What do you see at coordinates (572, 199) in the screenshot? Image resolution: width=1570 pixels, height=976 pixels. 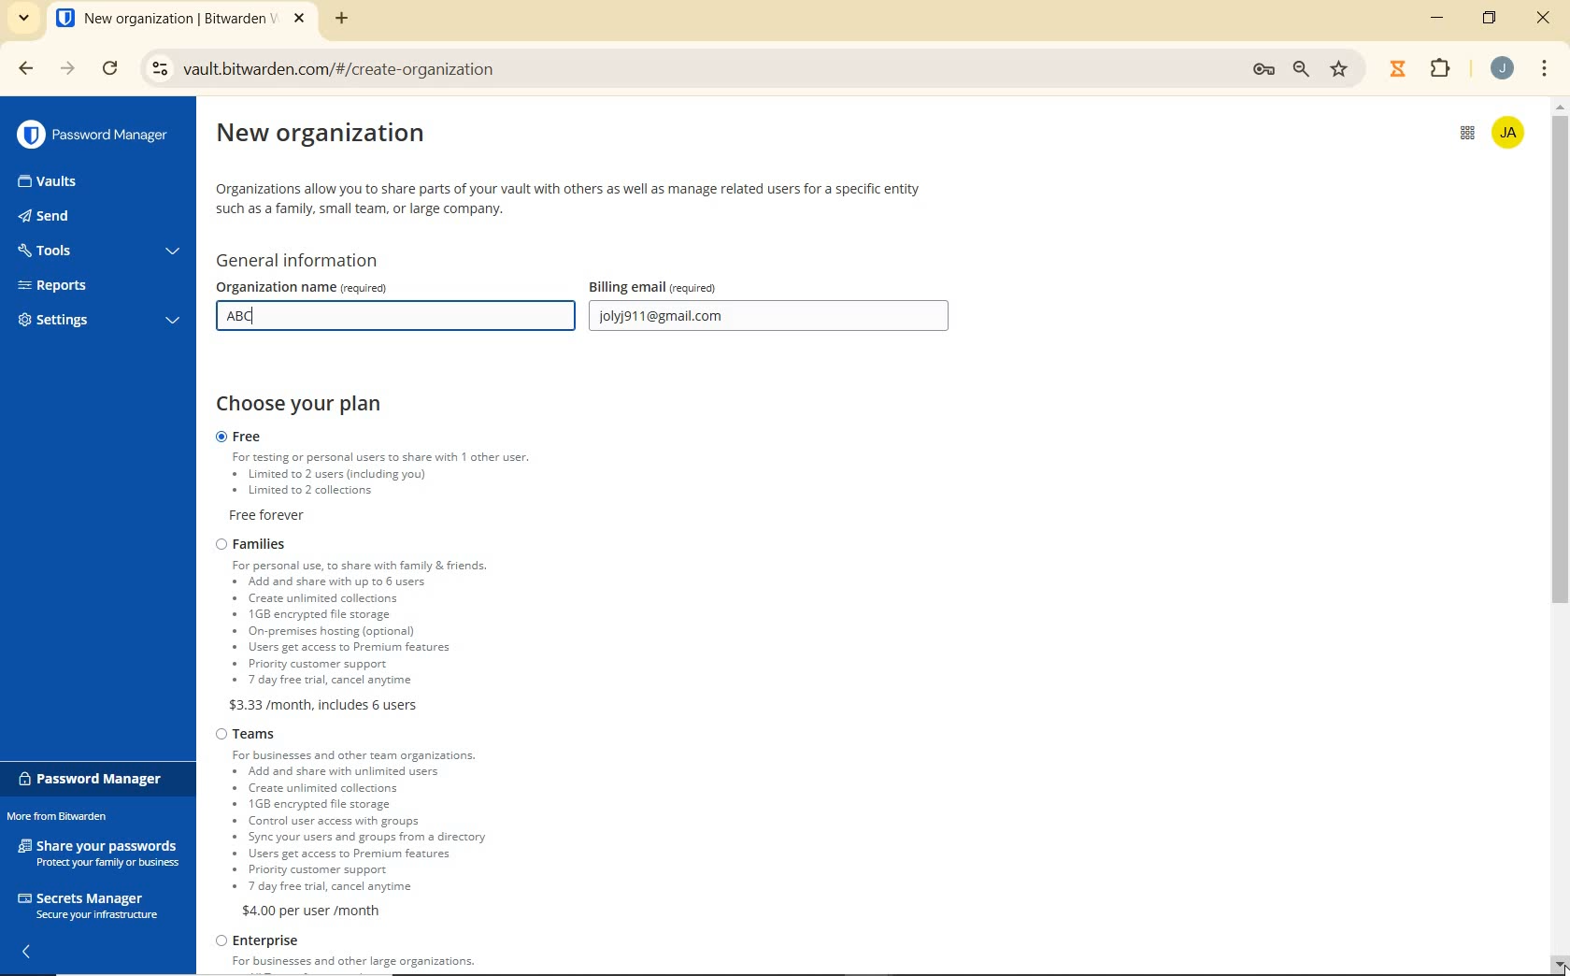 I see `more info about organization` at bounding box center [572, 199].